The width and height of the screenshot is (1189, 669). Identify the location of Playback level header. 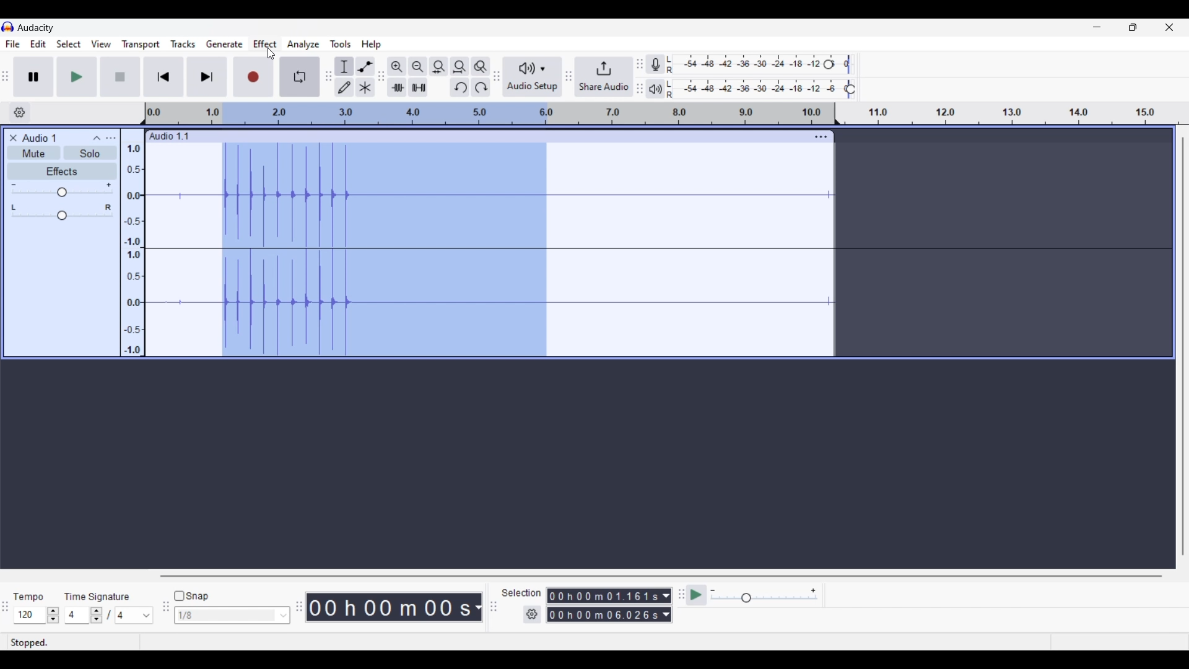
(850, 89).